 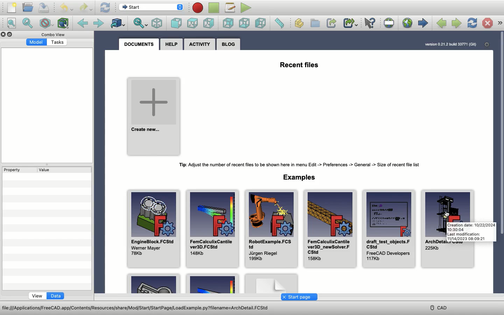 What do you see at coordinates (499, 23) in the screenshot?
I see `Navigation` at bounding box center [499, 23].